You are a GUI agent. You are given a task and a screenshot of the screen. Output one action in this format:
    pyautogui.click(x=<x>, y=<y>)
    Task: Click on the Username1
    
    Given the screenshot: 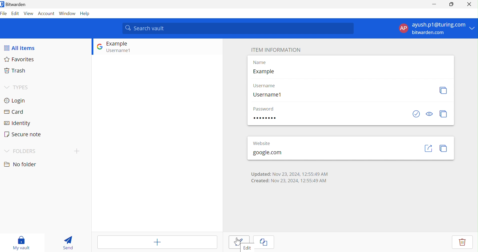 What is the action you would take?
    pyautogui.click(x=268, y=95)
    